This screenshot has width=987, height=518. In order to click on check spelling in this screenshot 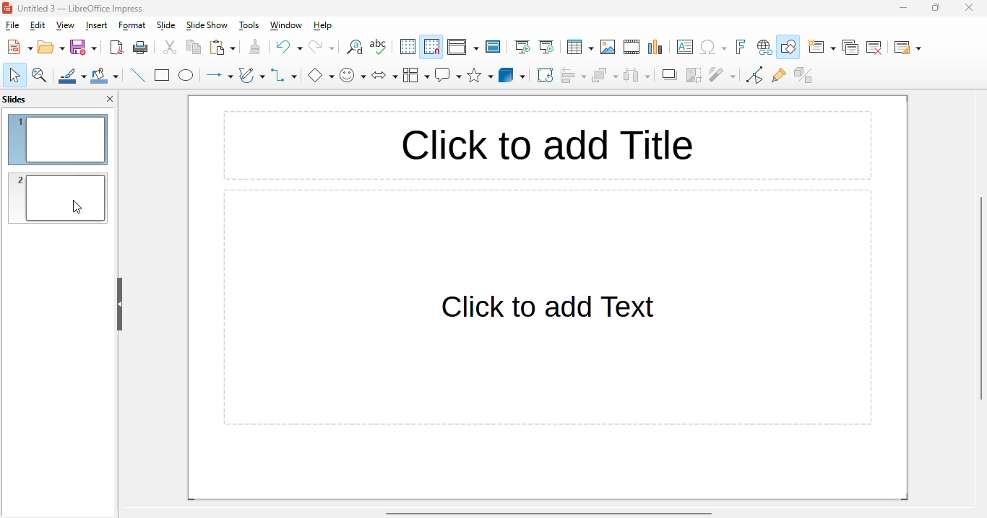, I will do `click(379, 46)`.